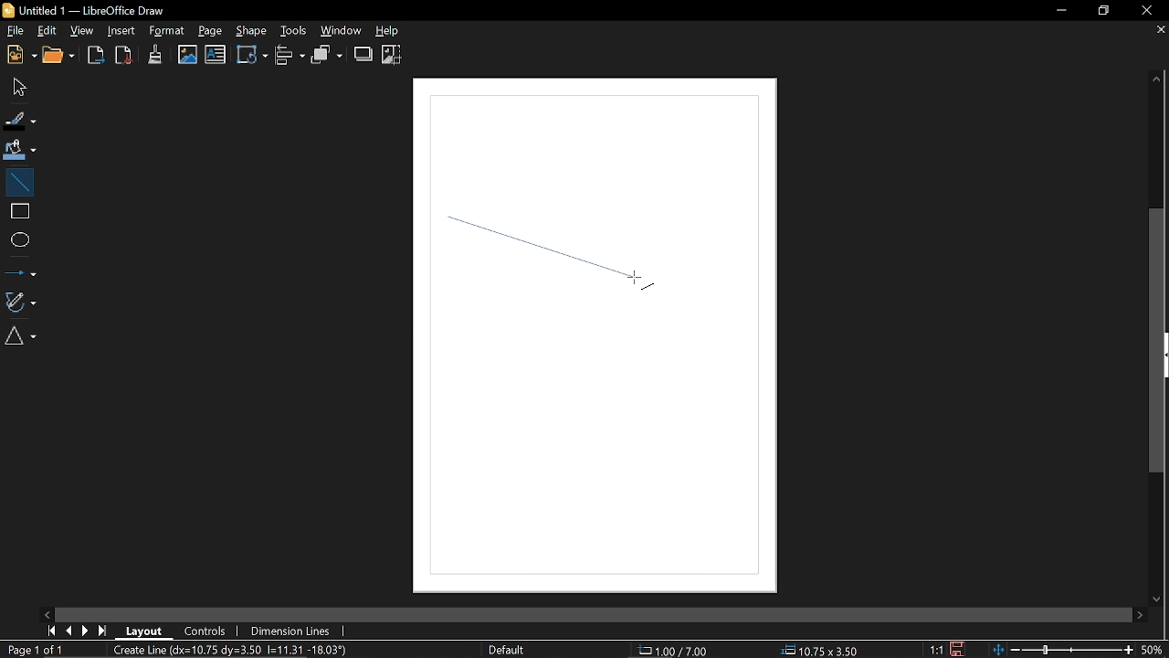 The width and height of the screenshot is (1169, 658). What do you see at coordinates (18, 211) in the screenshot?
I see `rectangle` at bounding box center [18, 211].